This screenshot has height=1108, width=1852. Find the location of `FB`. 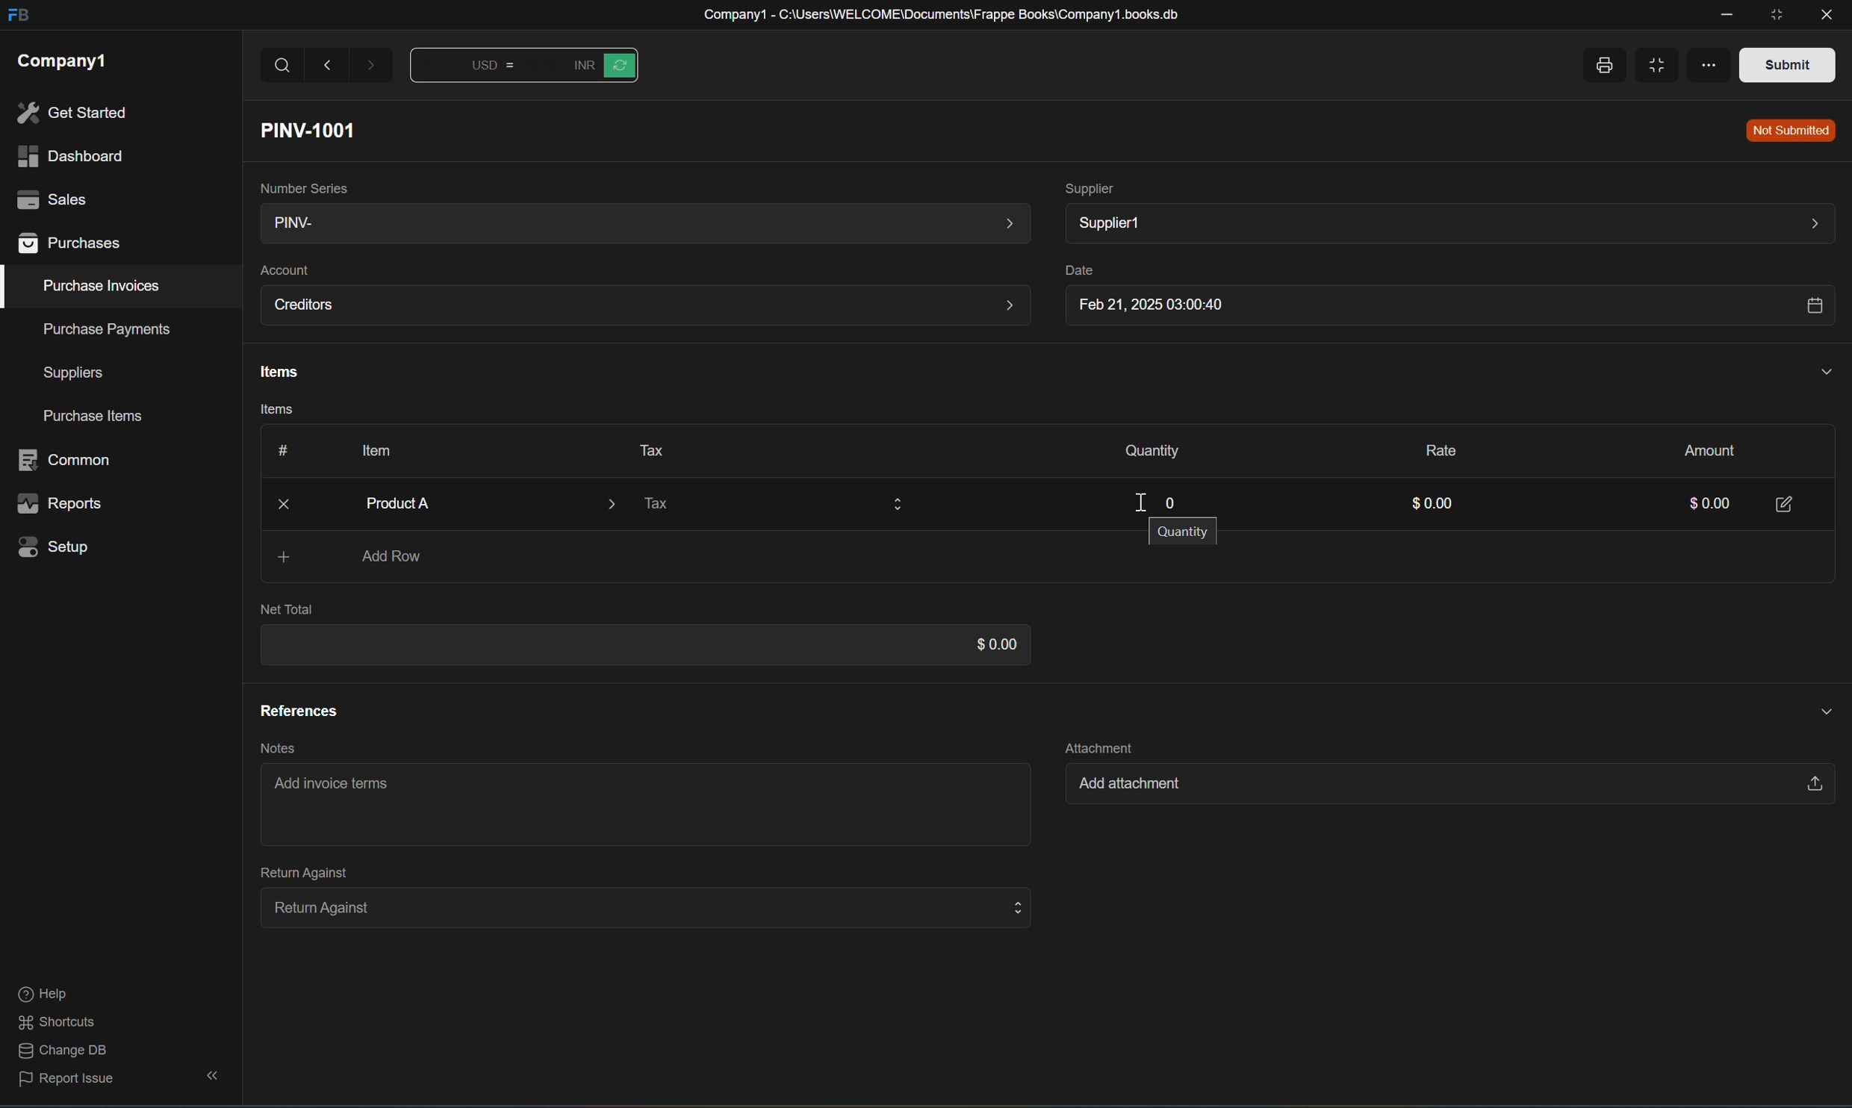

FB is located at coordinates (17, 16).